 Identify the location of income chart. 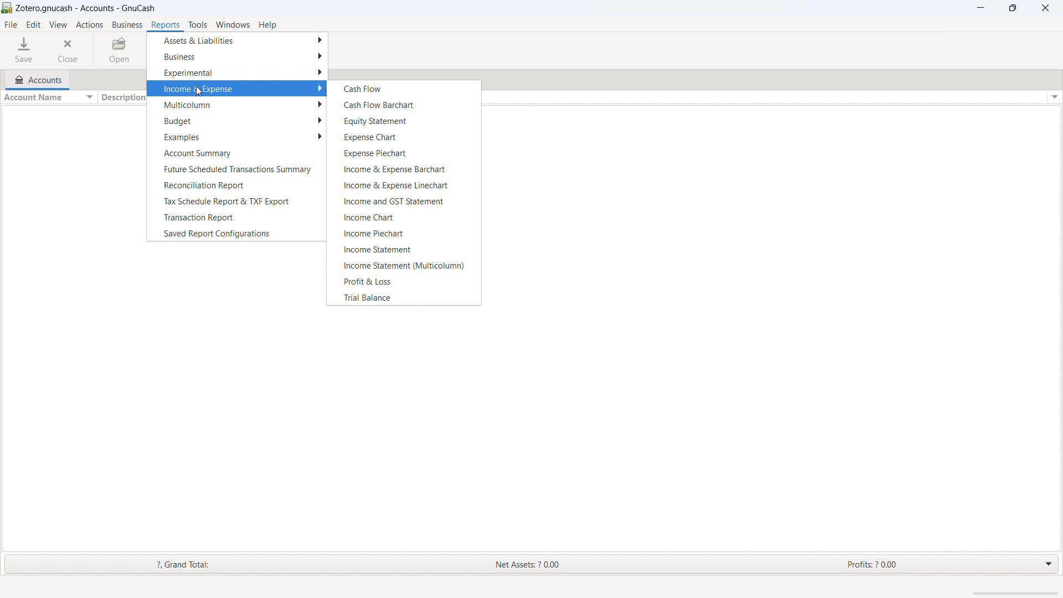
(403, 216).